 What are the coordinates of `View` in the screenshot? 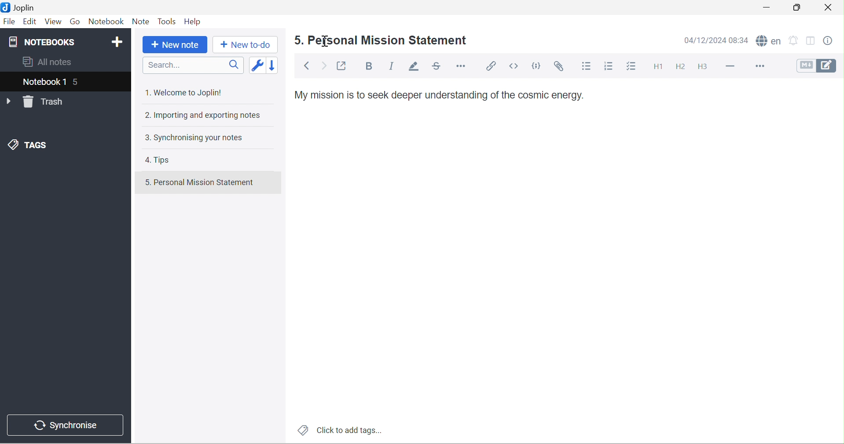 It's located at (54, 21).